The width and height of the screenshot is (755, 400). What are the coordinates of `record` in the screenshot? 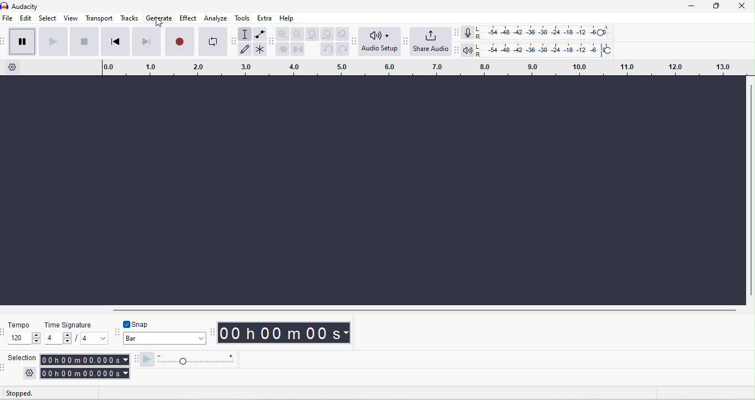 It's located at (179, 42).